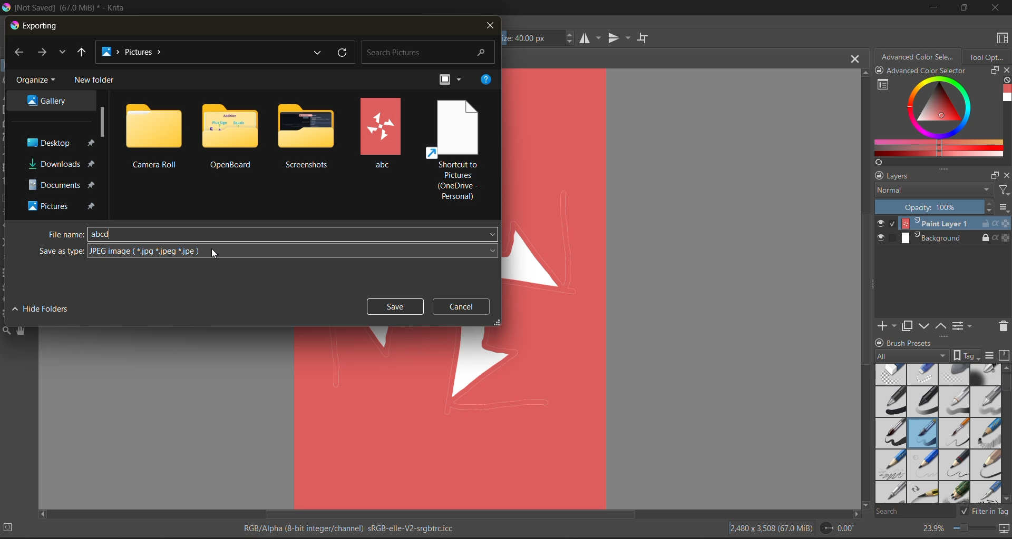  What do you see at coordinates (21, 331) in the screenshot?
I see `tools` at bounding box center [21, 331].